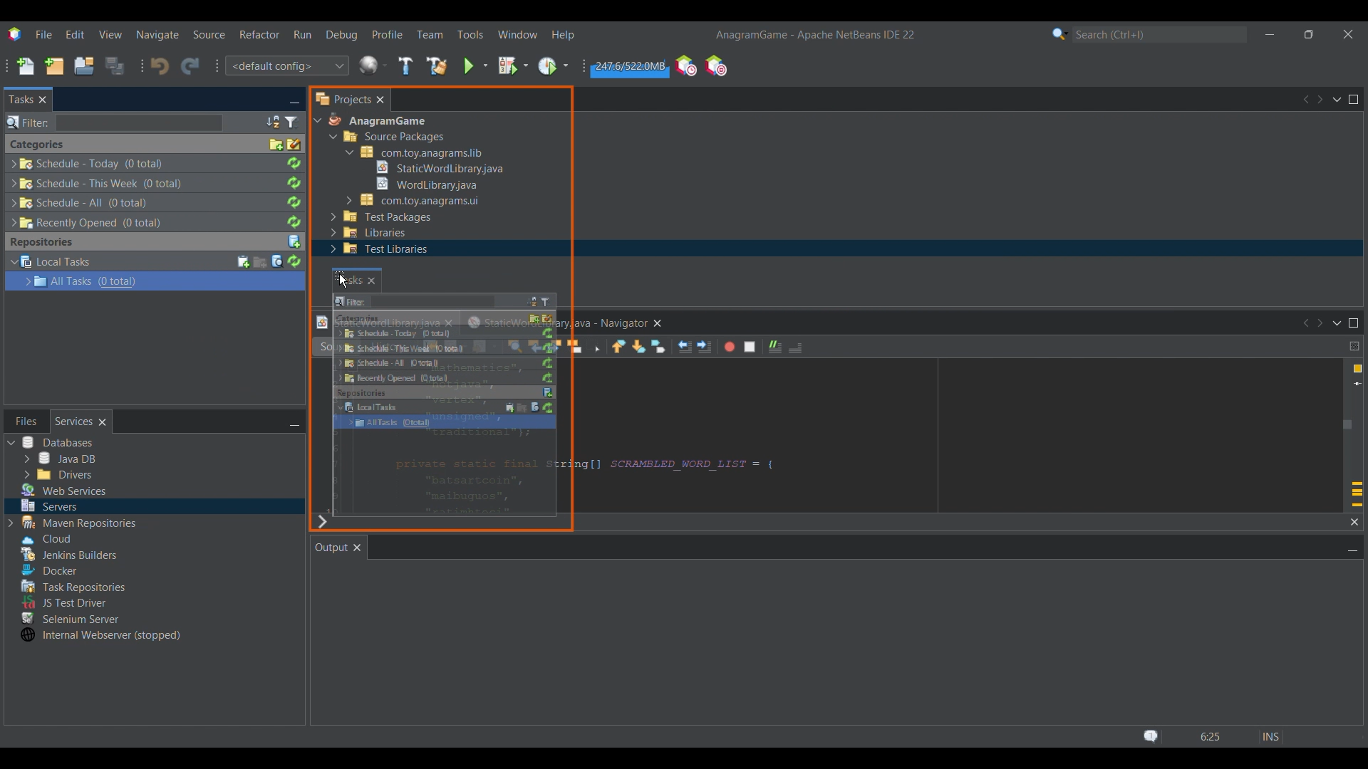 This screenshot has width=1368, height=769. What do you see at coordinates (705, 347) in the screenshot?
I see `Shift line right` at bounding box center [705, 347].